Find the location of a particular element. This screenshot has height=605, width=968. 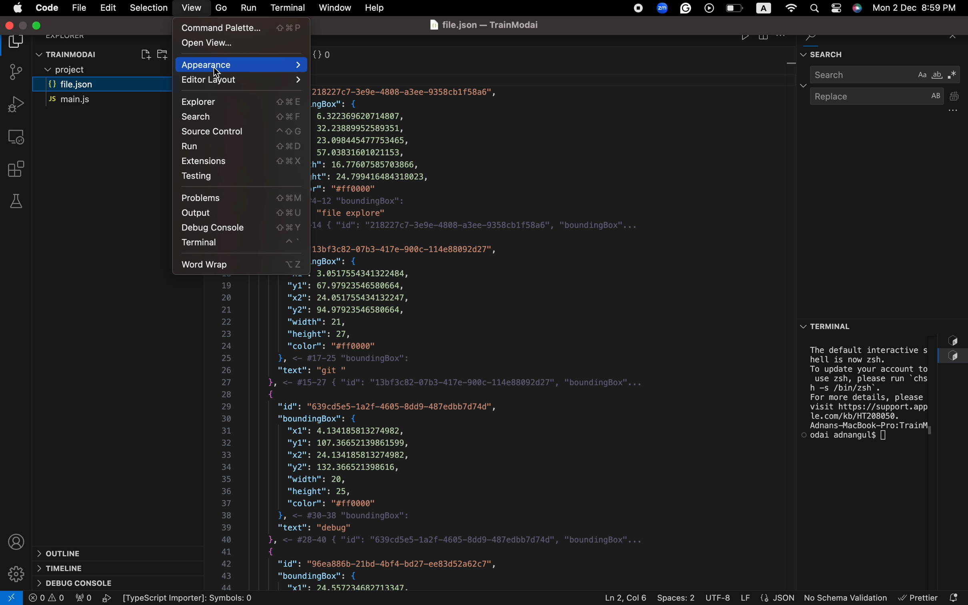

replace is located at coordinates (884, 101).